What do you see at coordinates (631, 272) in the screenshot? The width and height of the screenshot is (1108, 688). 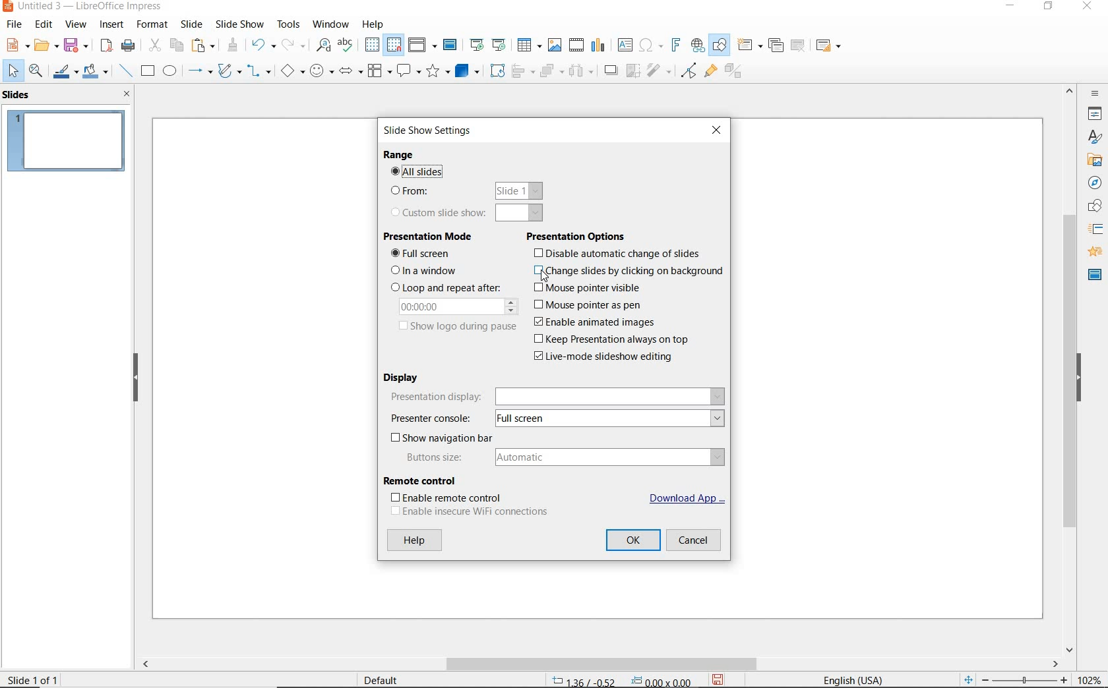 I see `change slides by clicking on background` at bounding box center [631, 272].